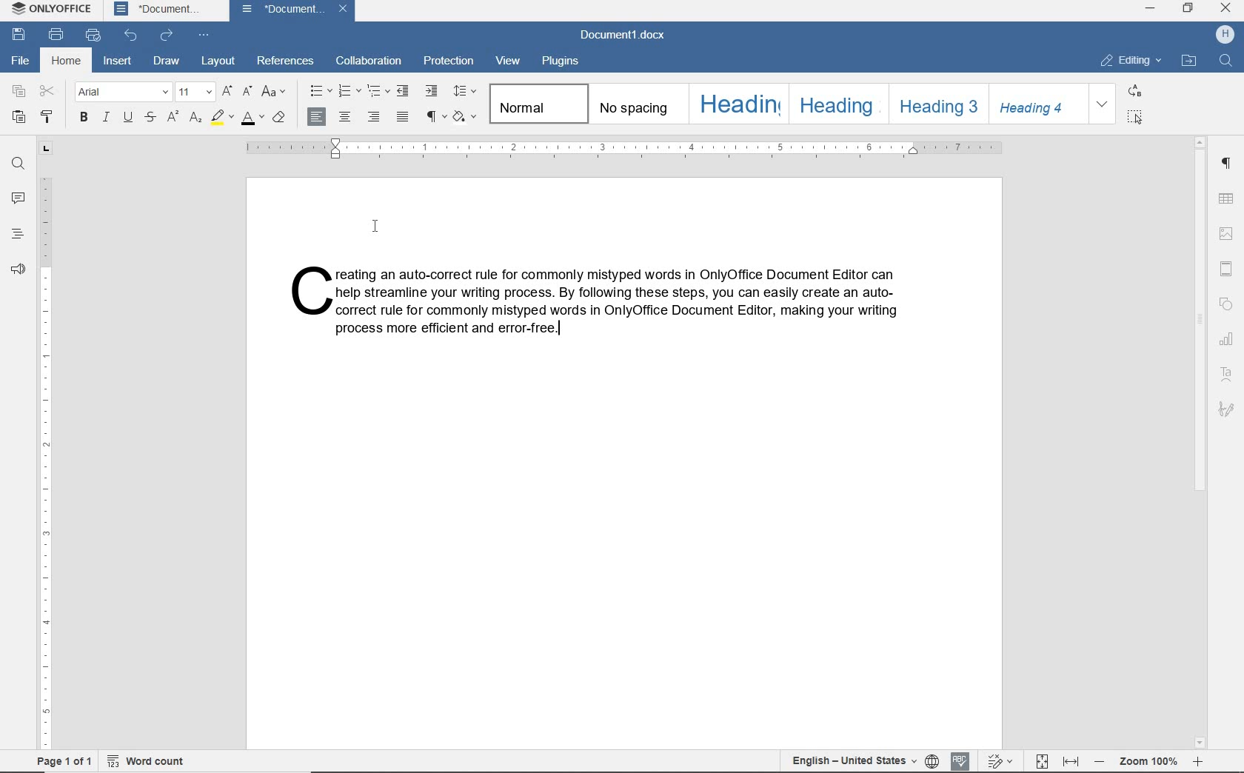  Describe the element at coordinates (405, 90) in the screenshot. I see `DECREASE INDENT` at that location.